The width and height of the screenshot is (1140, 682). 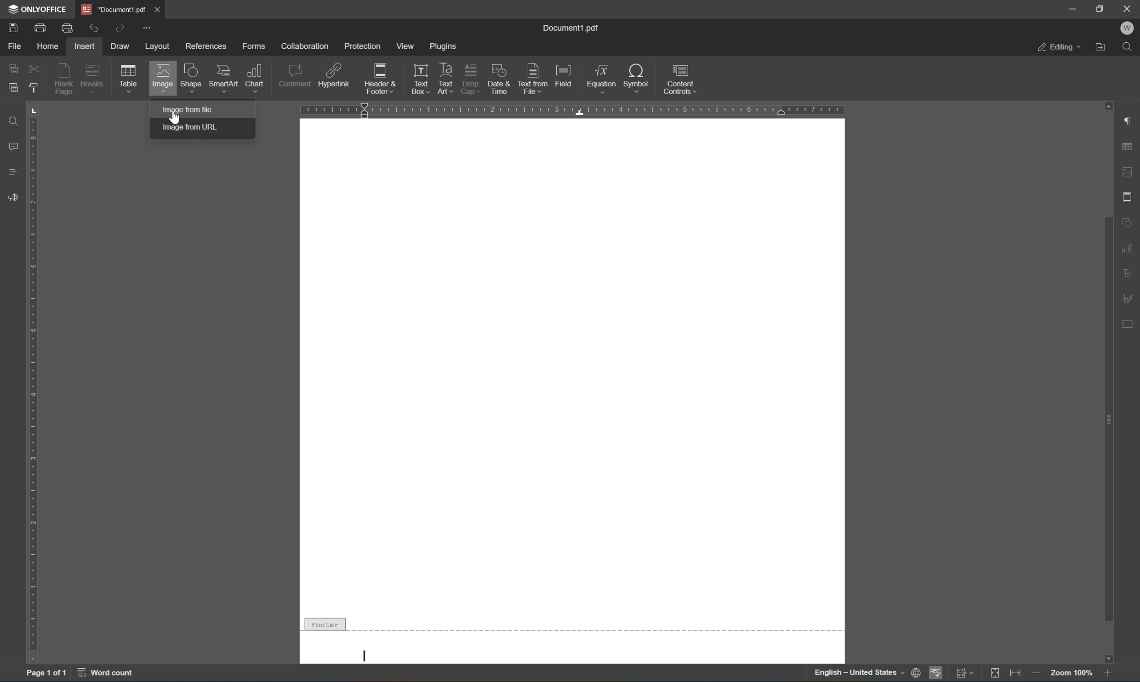 What do you see at coordinates (1110, 674) in the screenshot?
I see `zoom in` at bounding box center [1110, 674].